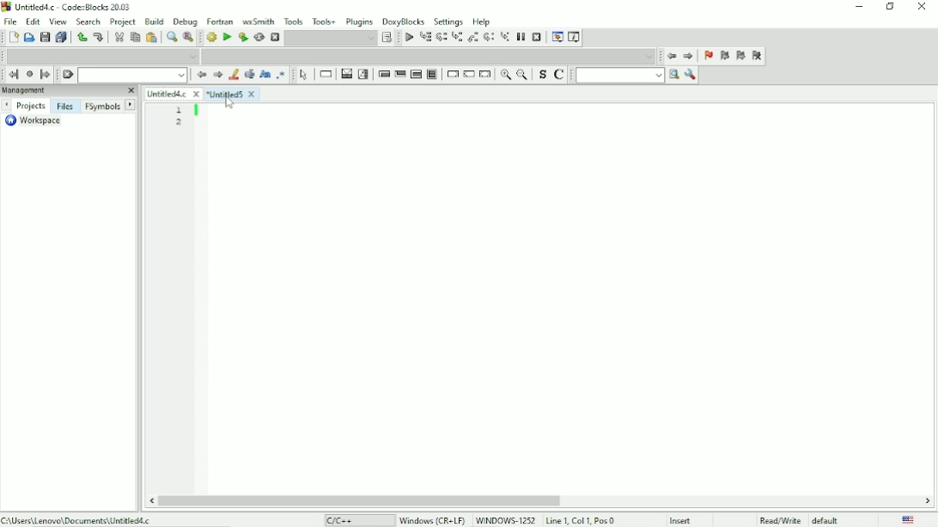 The image size is (938, 527). I want to click on Selection, so click(363, 75).